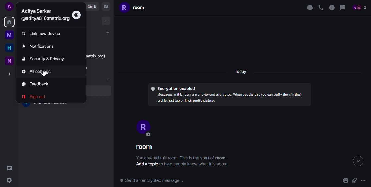 The height and width of the screenshot is (187, 371). Describe the element at coordinates (331, 8) in the screenshot. I see `info` at that location.